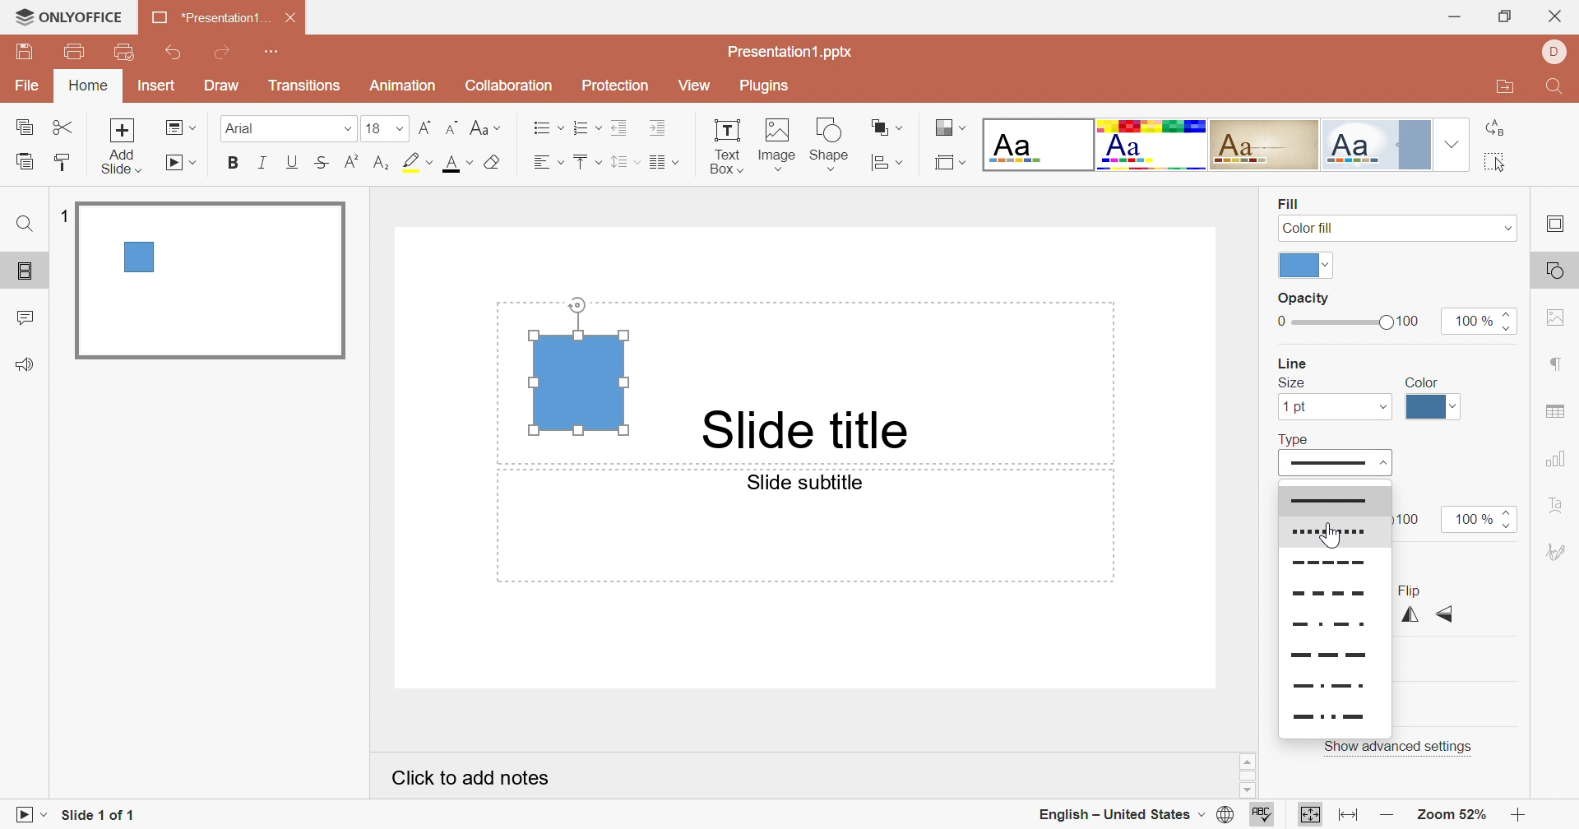  What do you see at coordinates (803, 428) in the screenshot?
I see `Slide title` at bounding box center [803, 428].